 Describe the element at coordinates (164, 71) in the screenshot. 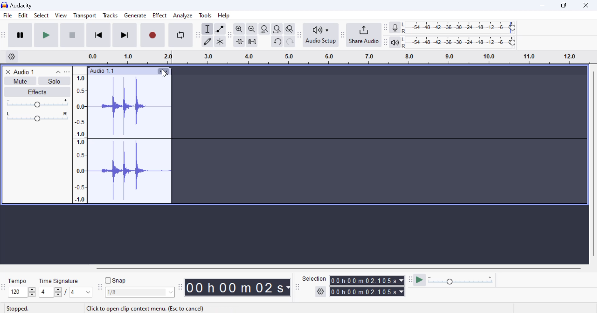

I see `Clip Settings` at that location.